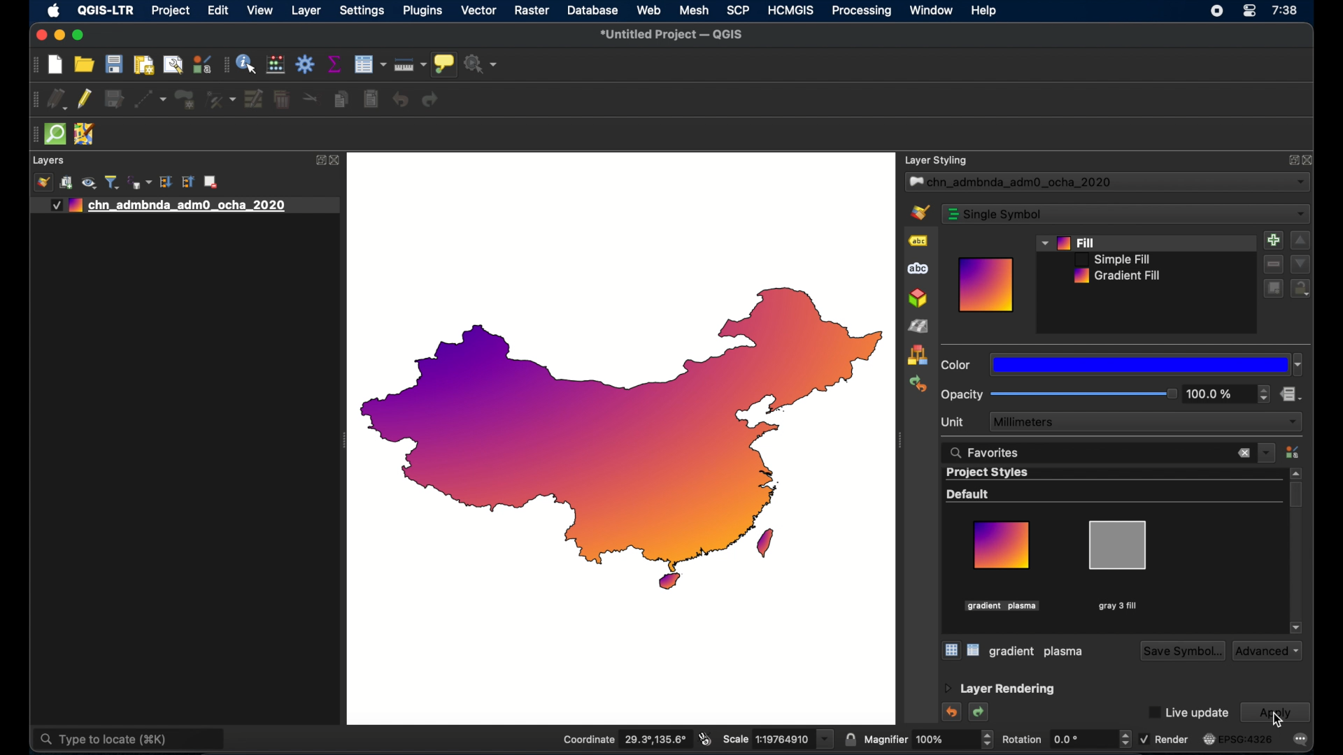 Image resolution: width=1343 pixels, height=755 pixels. Describe the element at coordinates (211, 182) in the screenshot. I see `remove layer group` at that location.